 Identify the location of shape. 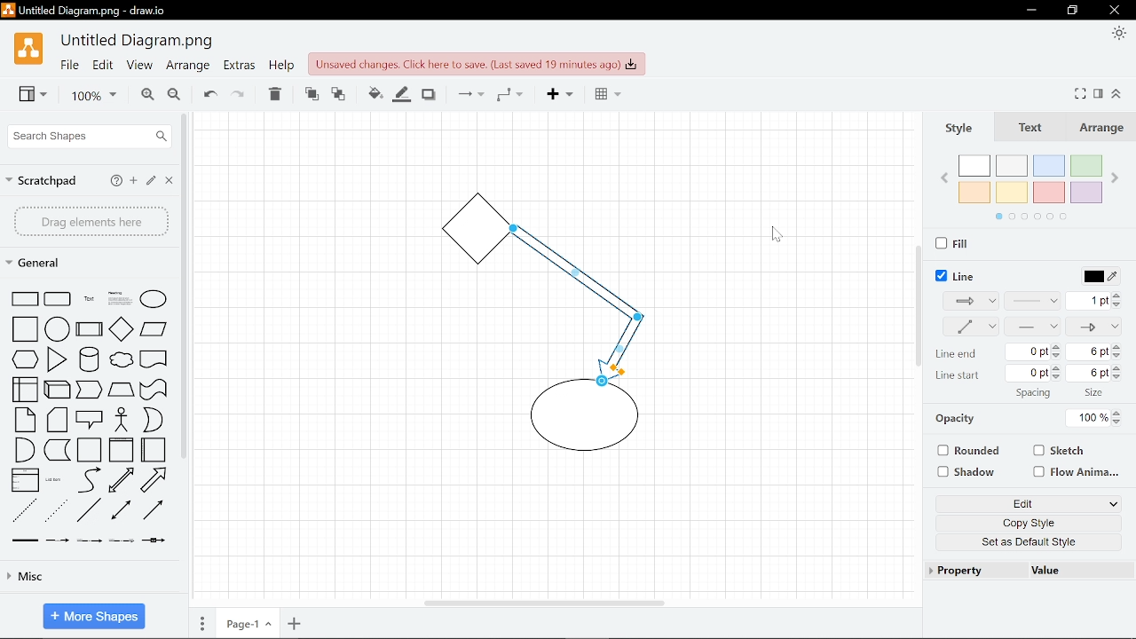
(124, 362).